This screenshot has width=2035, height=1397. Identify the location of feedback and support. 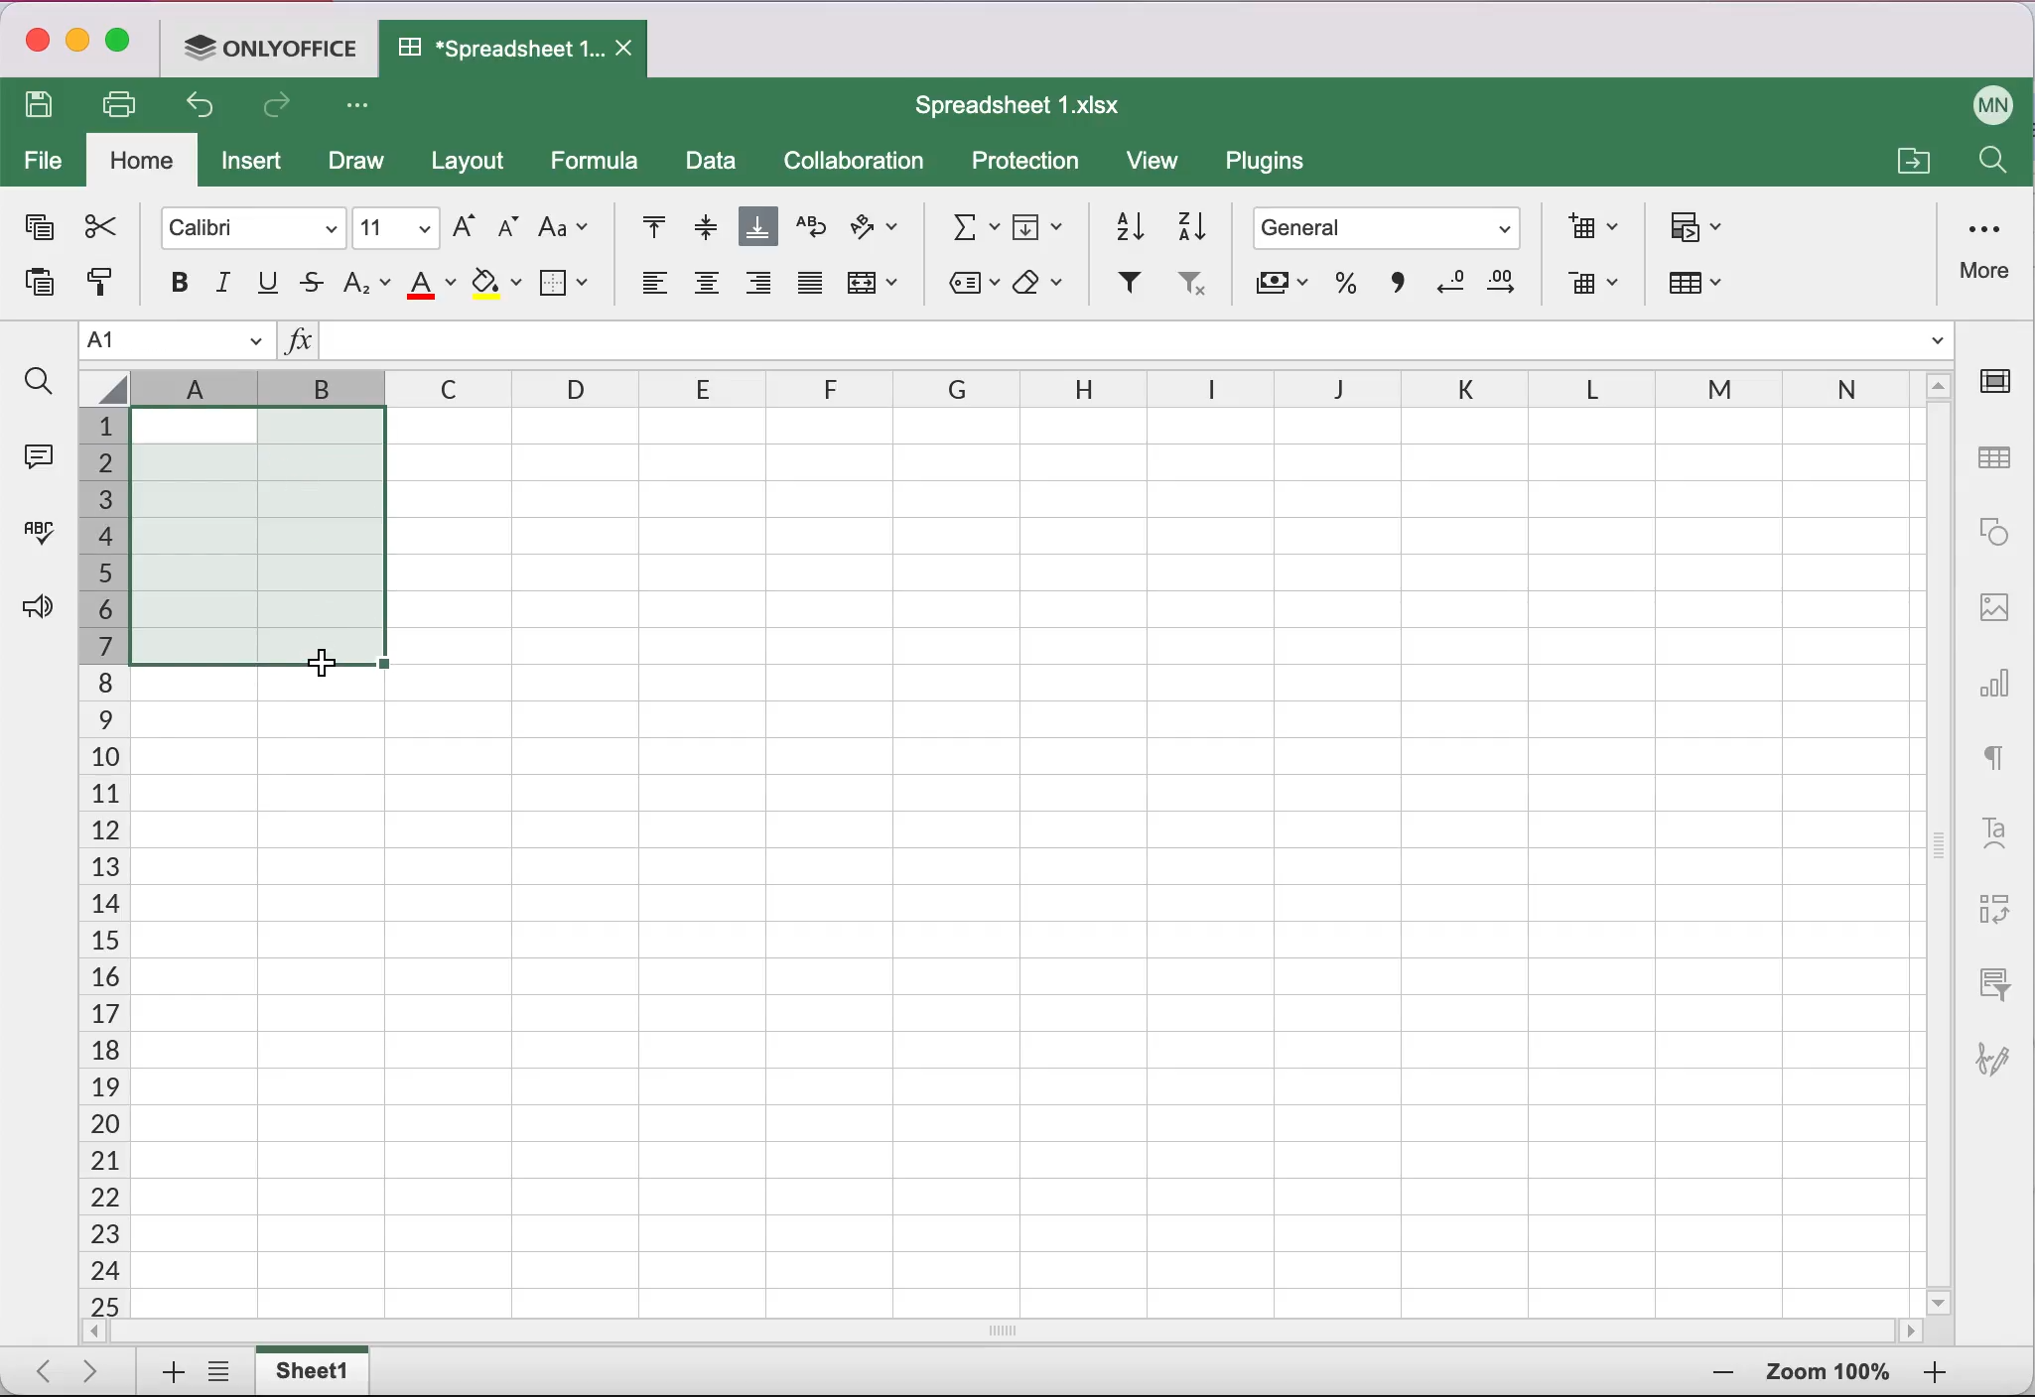
(32, 609).